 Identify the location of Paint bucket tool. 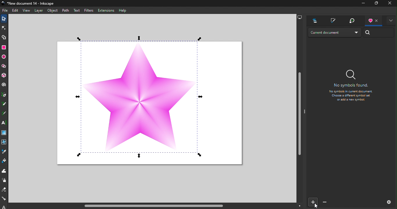
(6, 160).